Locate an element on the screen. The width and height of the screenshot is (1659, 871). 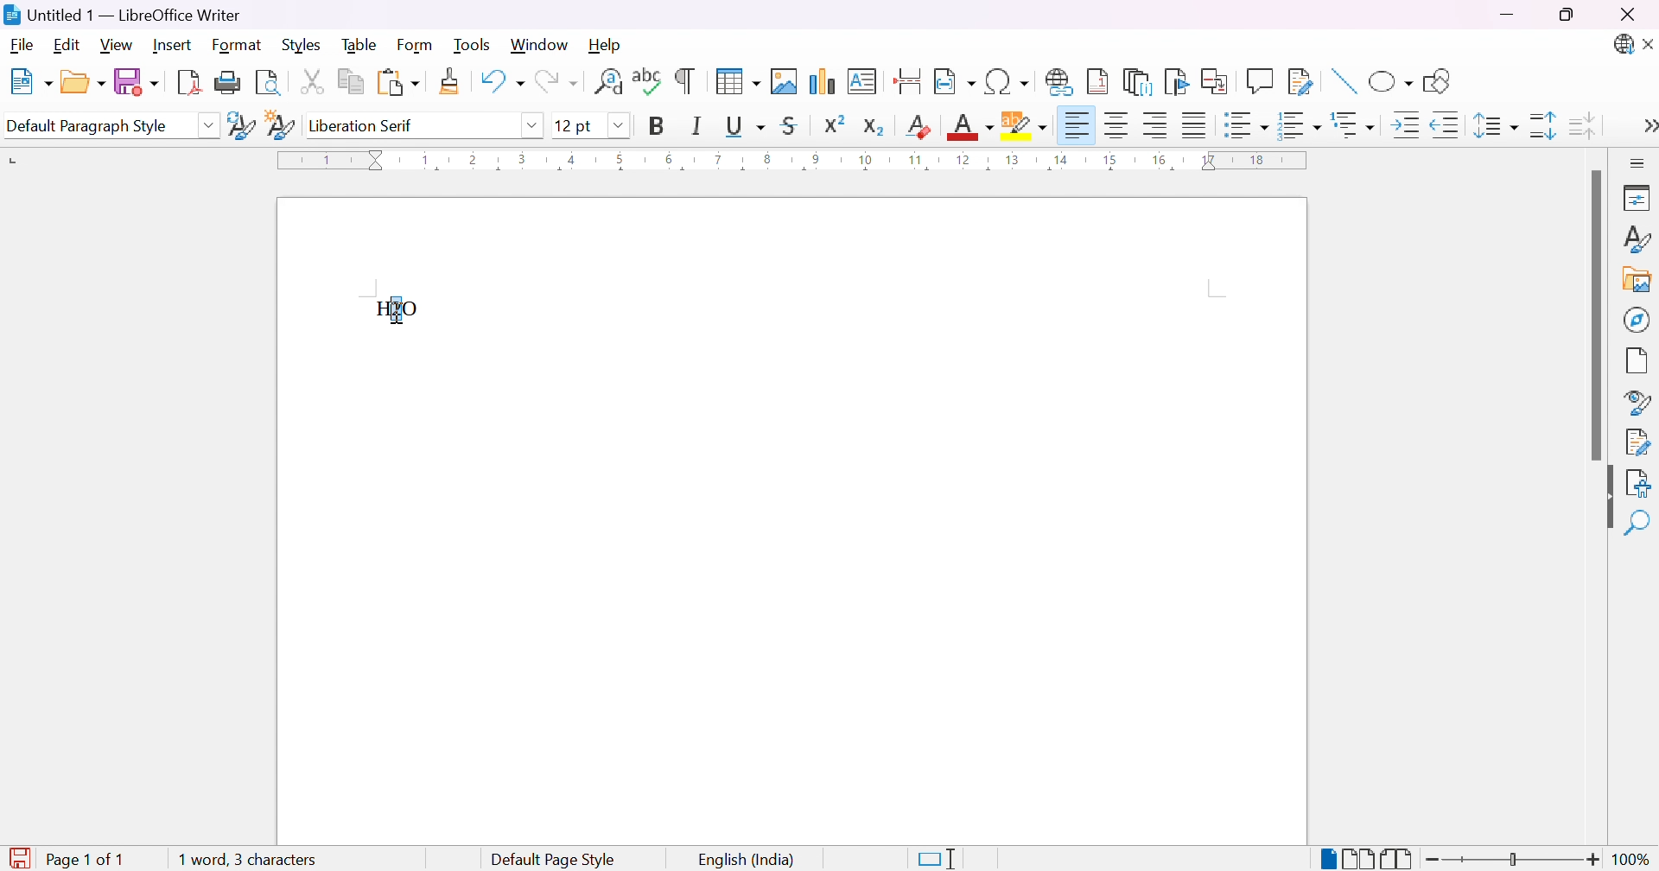
Zoom in is located at coordinates (1592, 861).